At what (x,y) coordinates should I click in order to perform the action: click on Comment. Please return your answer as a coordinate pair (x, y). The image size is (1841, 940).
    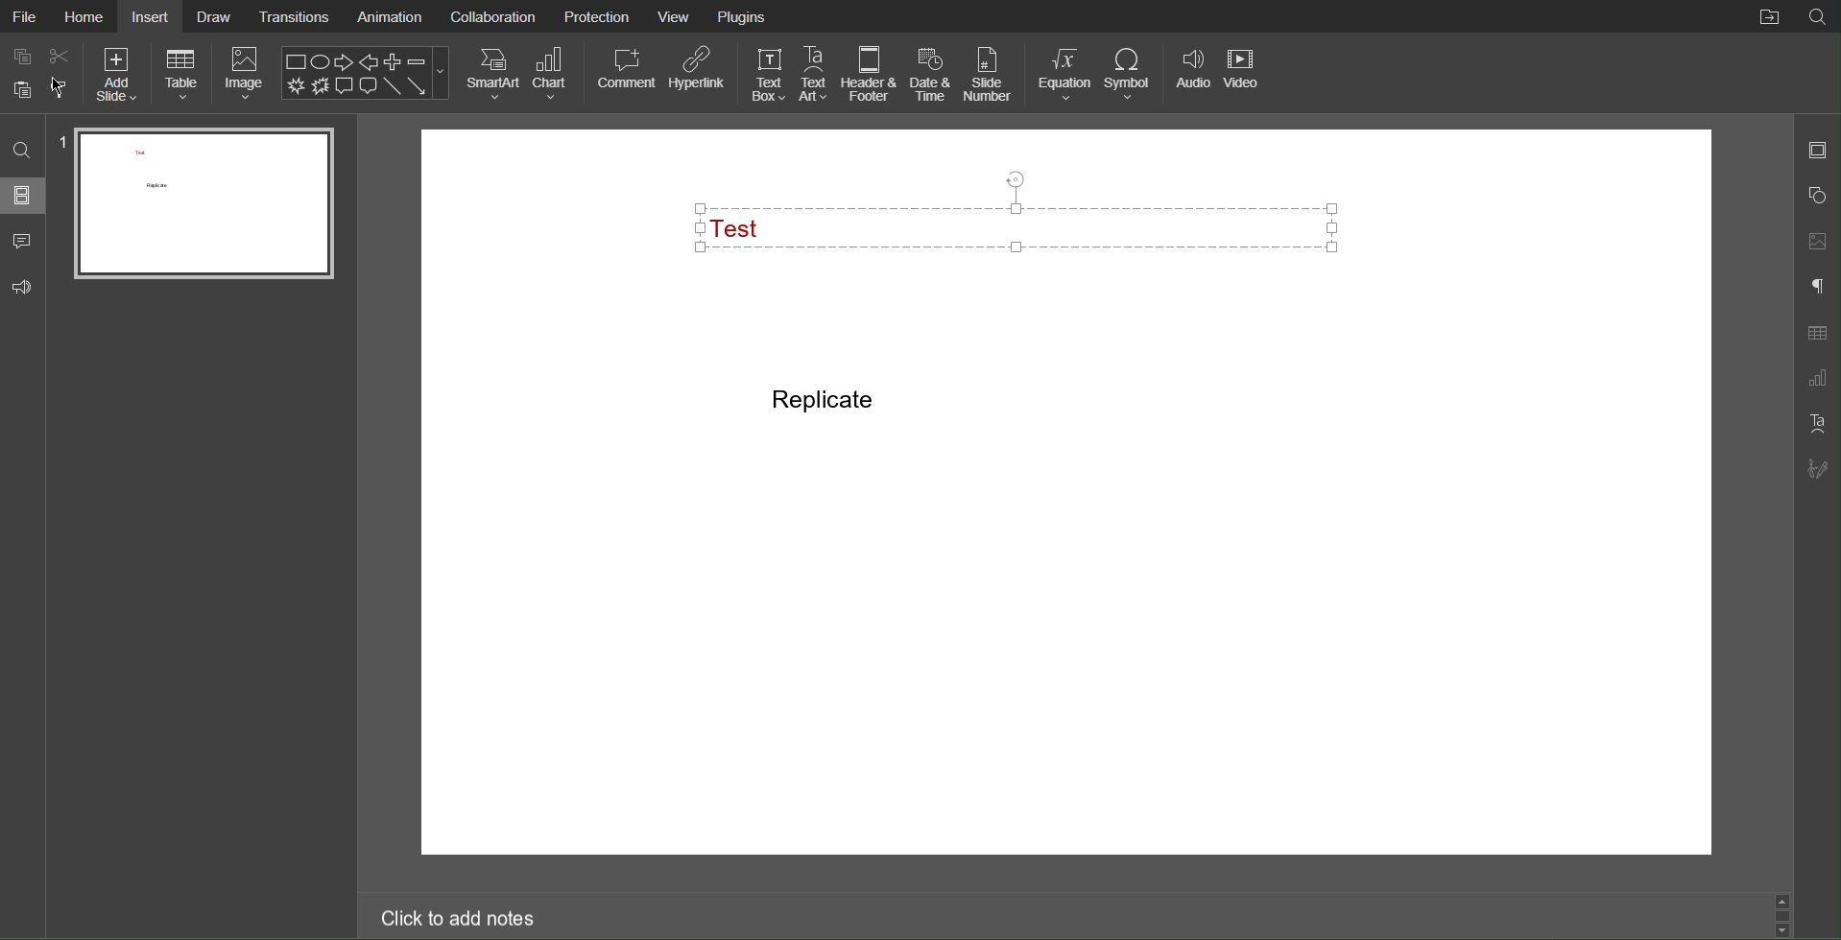
    Looking at the image, I should click on (22, 242).